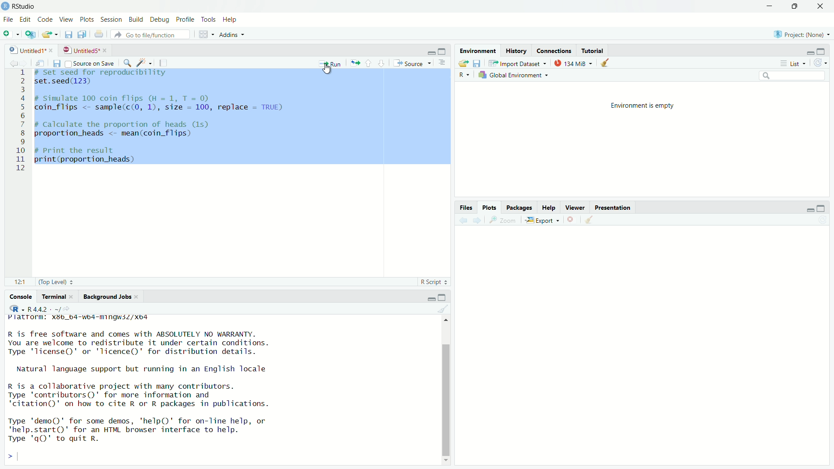  I want to click on build, so click(137, 19).